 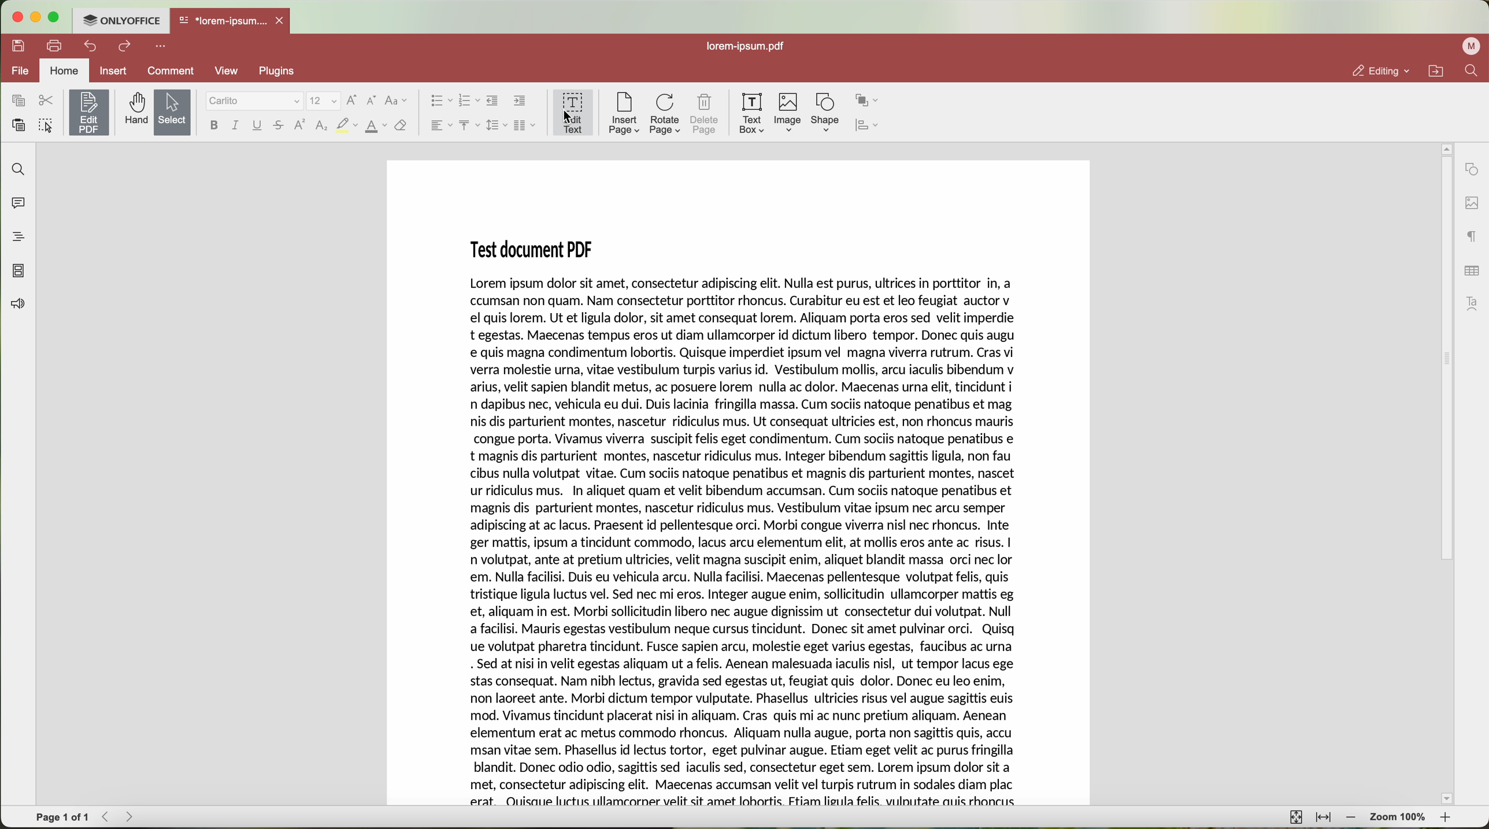 I want to click on open file location, so click(x=1435, y=70).